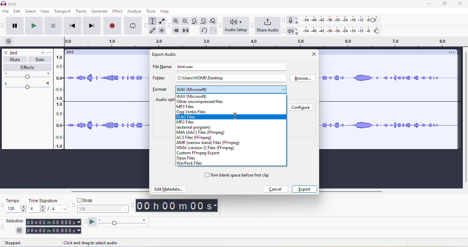  What do you see at coordinates (305, 79) in the screenshot?
I see `browse` at bounding box center [305, 79].